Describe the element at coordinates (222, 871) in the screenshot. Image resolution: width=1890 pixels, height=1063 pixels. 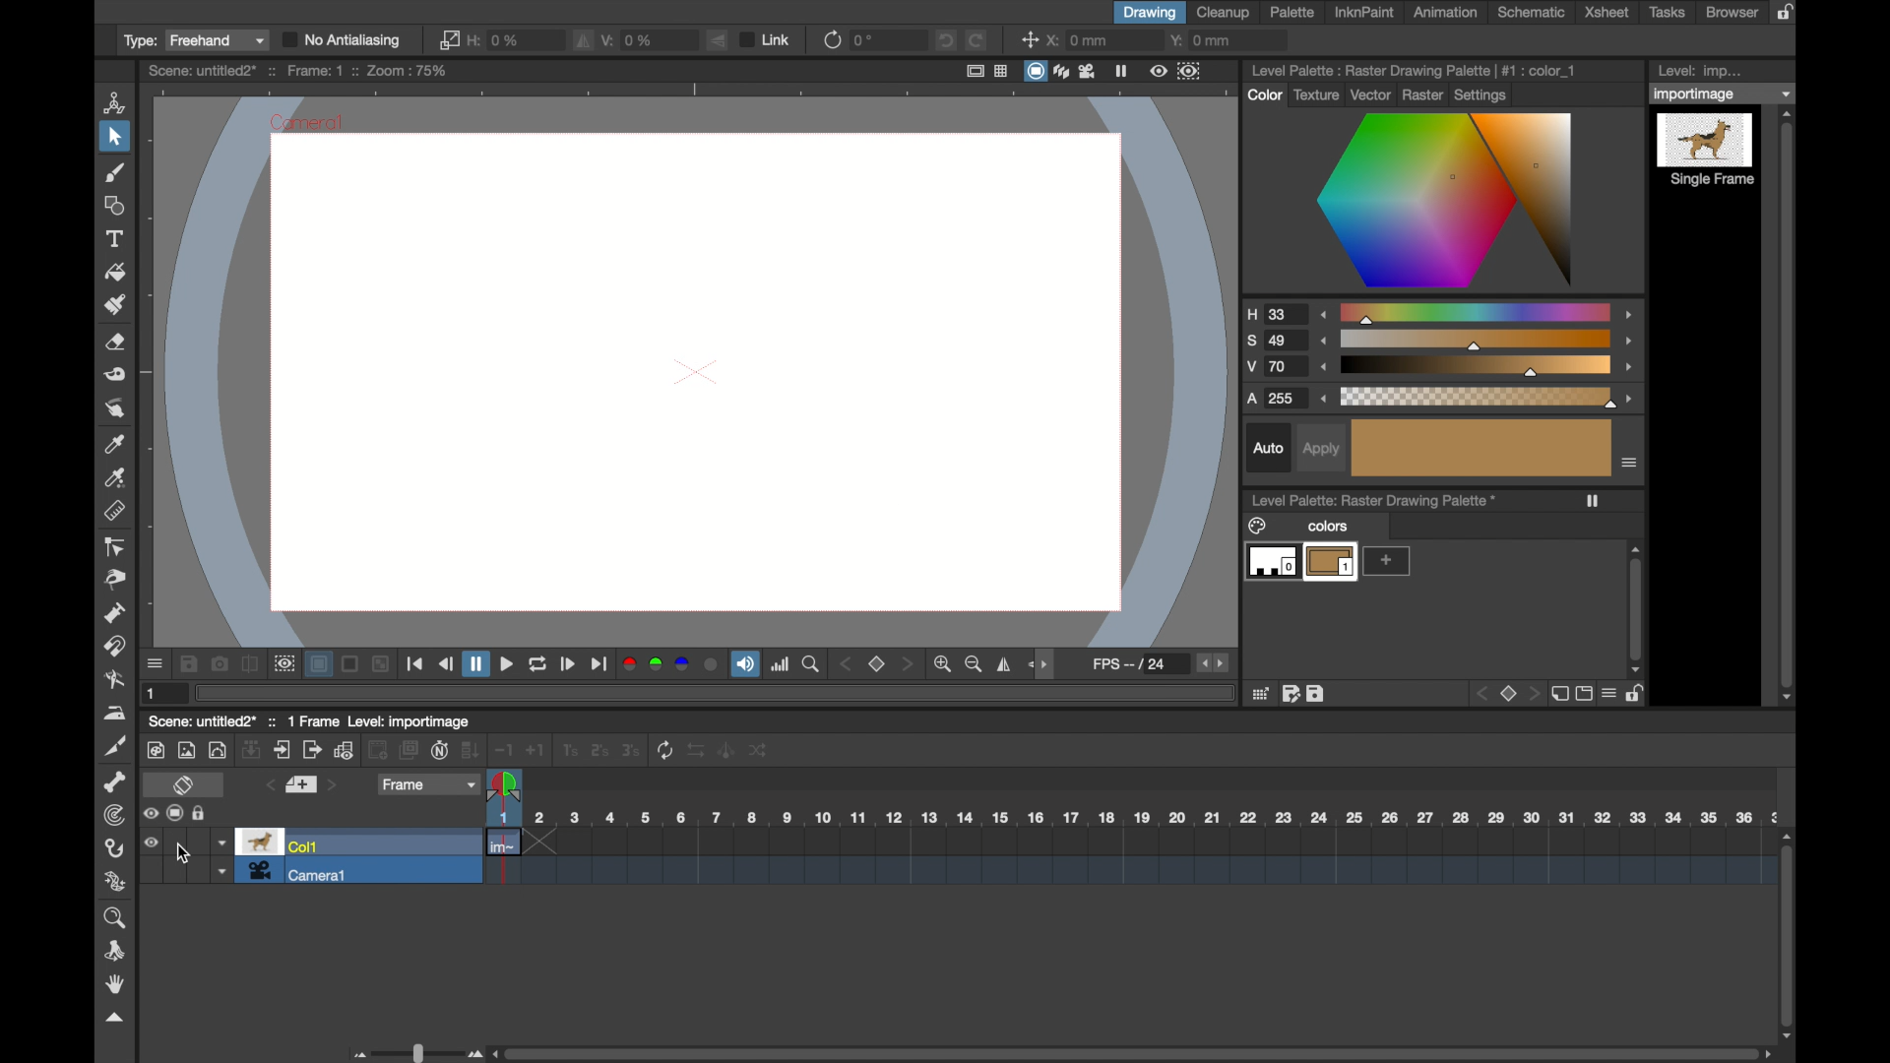
I see `dropdown` at that location.